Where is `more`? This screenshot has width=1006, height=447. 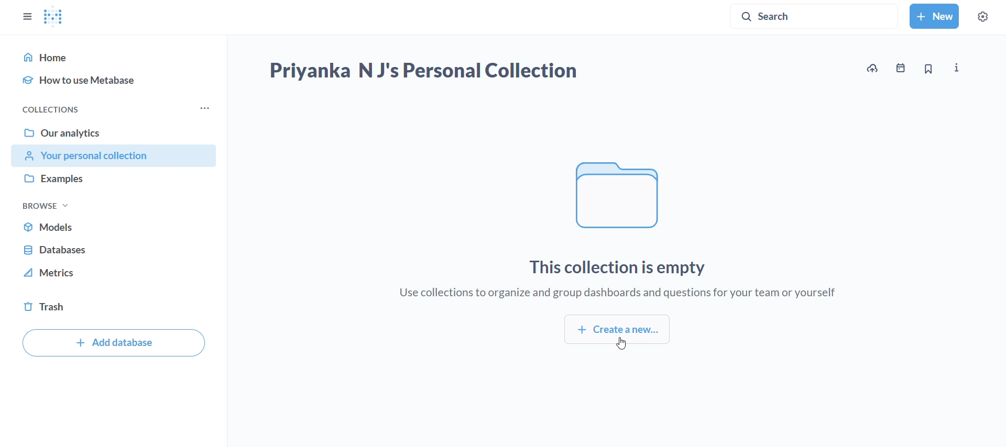 more is located at coordinates (205, 108).